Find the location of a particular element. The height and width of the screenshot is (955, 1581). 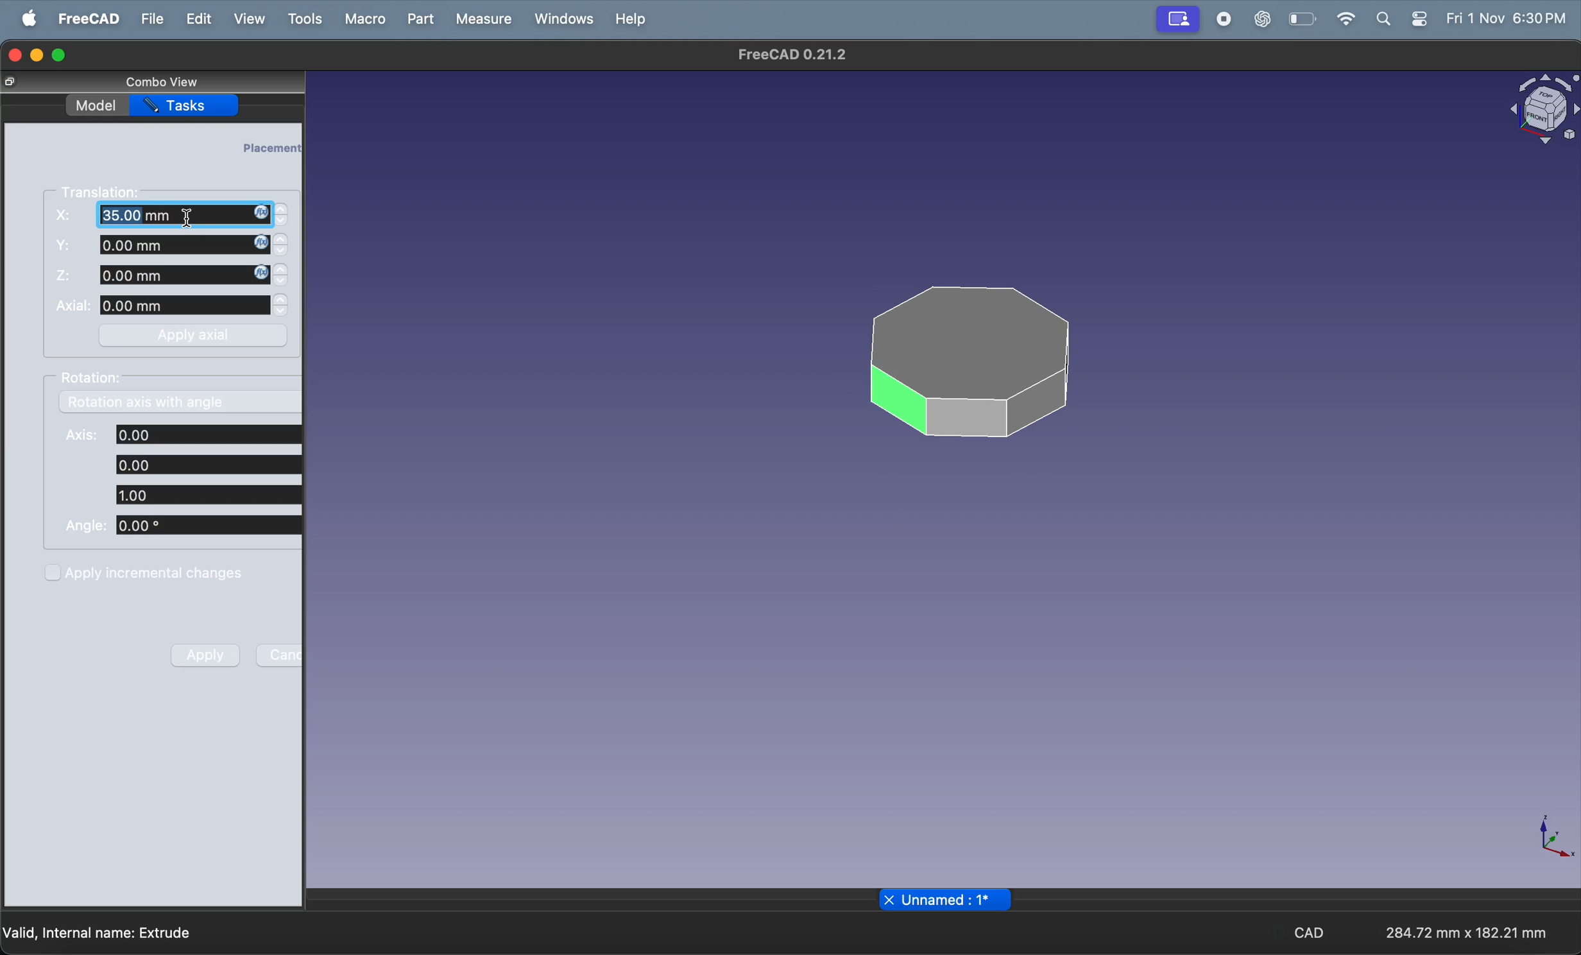

tools is located at coordinates (303, 21).